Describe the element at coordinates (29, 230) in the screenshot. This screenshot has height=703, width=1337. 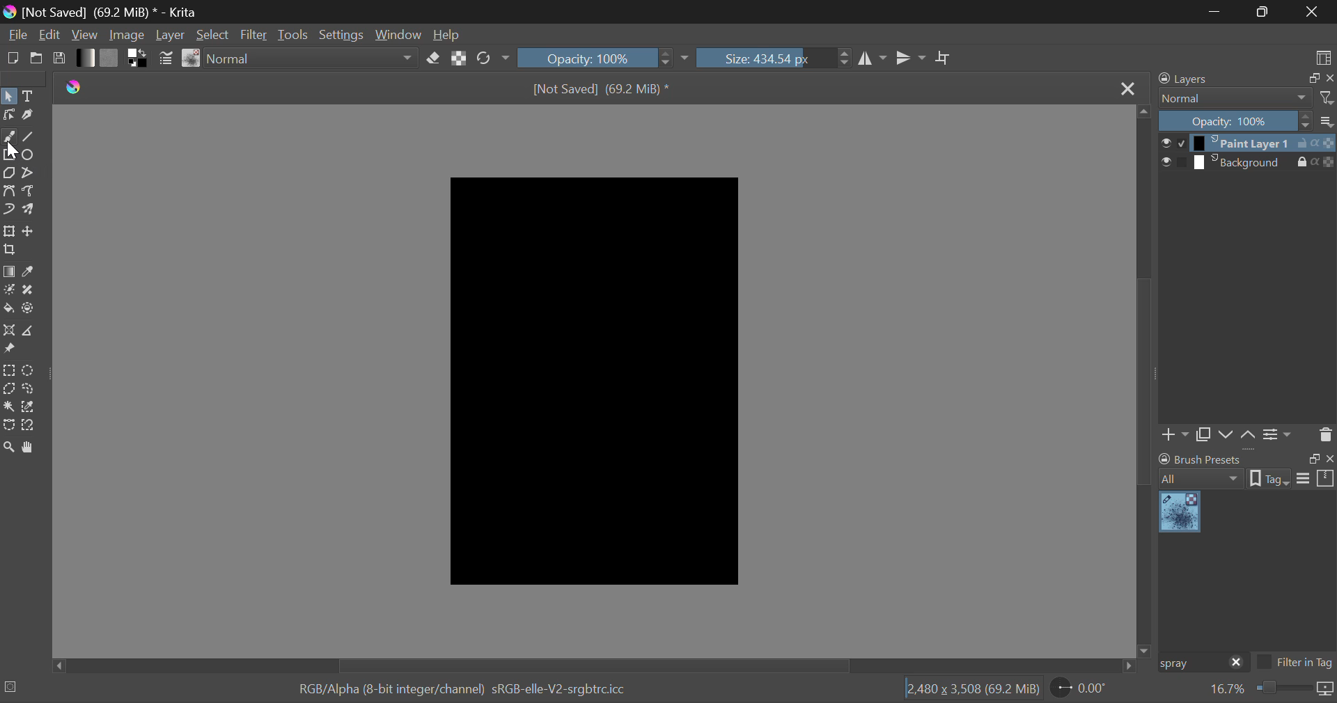
I see `Move Layer` at that location.